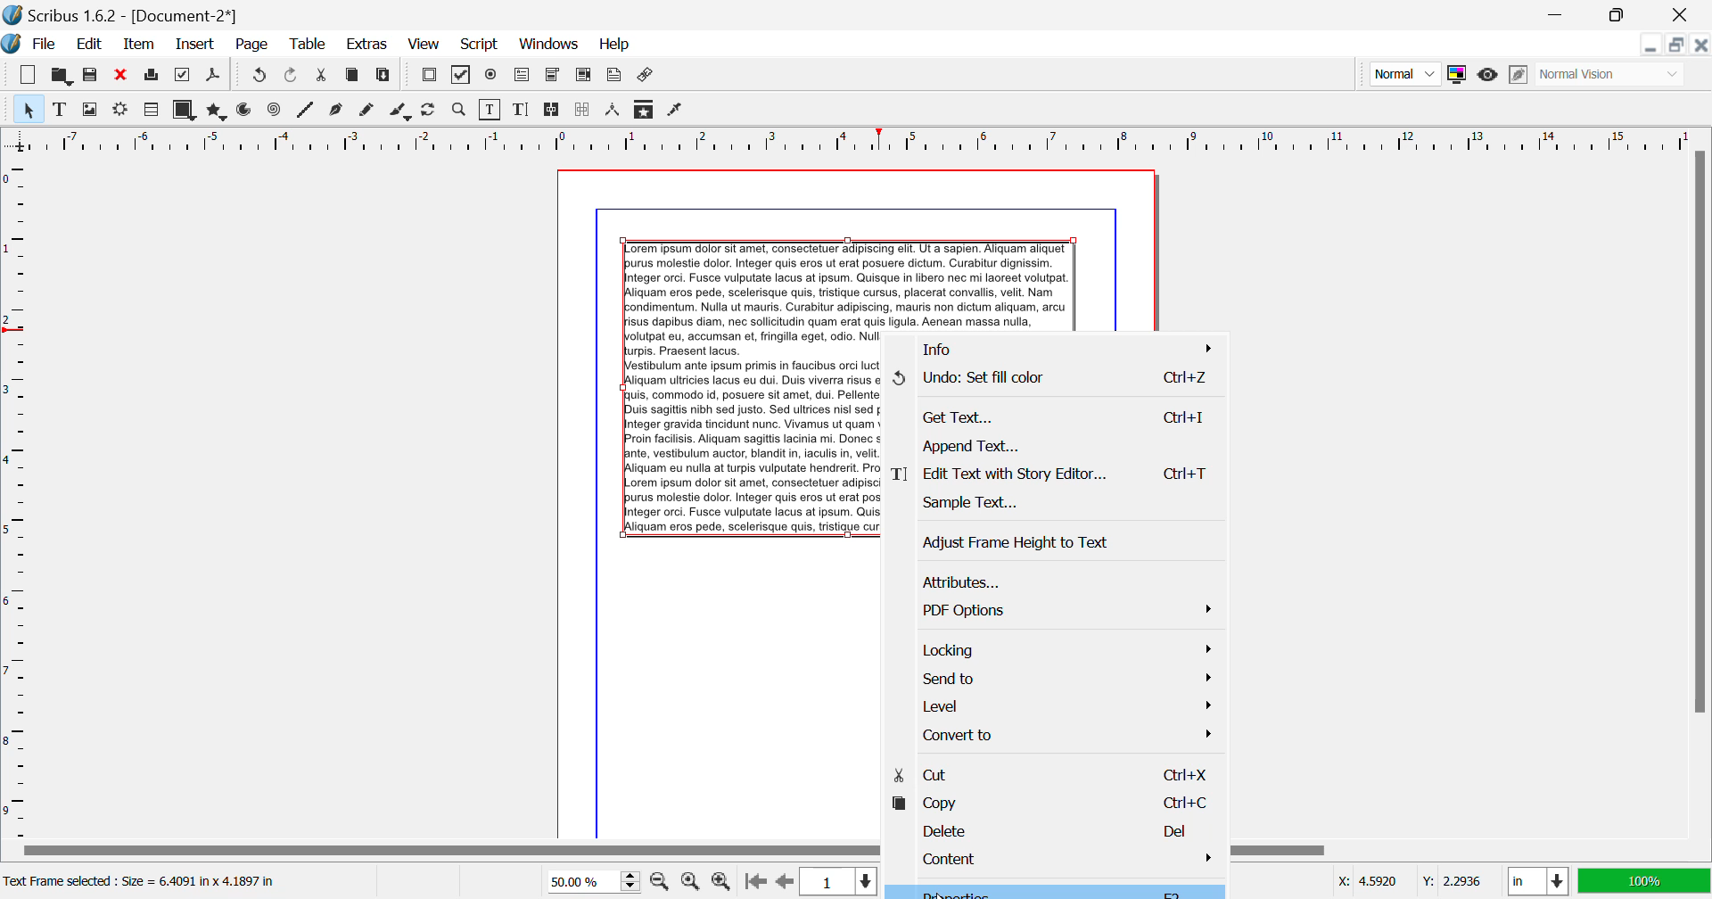 The image size is (1712, 899). Describe the element at coordinates (584, 110) in the screenshot. I see `Delink Frames` at that location.